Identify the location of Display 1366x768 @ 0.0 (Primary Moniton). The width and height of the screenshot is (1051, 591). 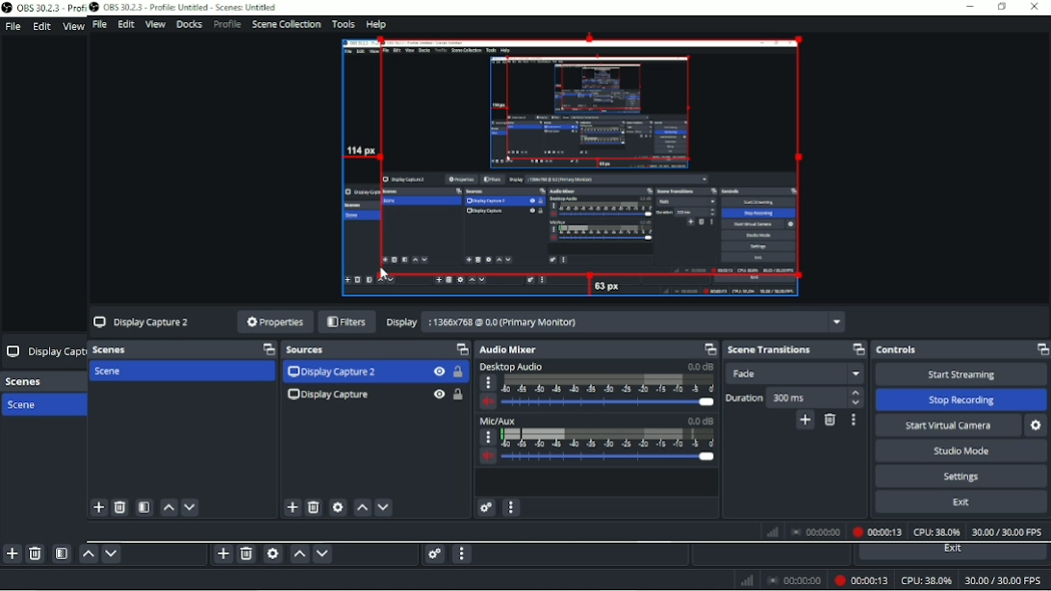
(613, 321).